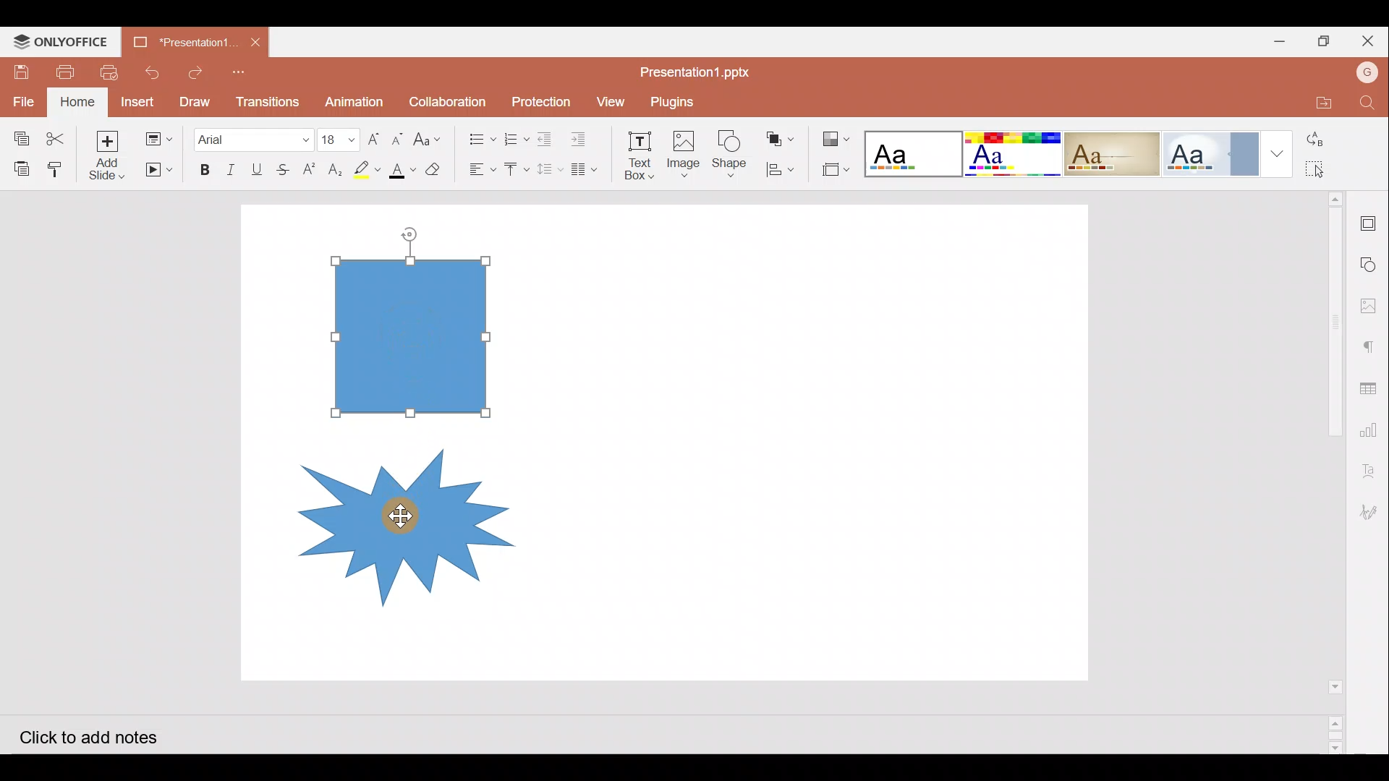  I want to click on Blank, so click(912, 150).